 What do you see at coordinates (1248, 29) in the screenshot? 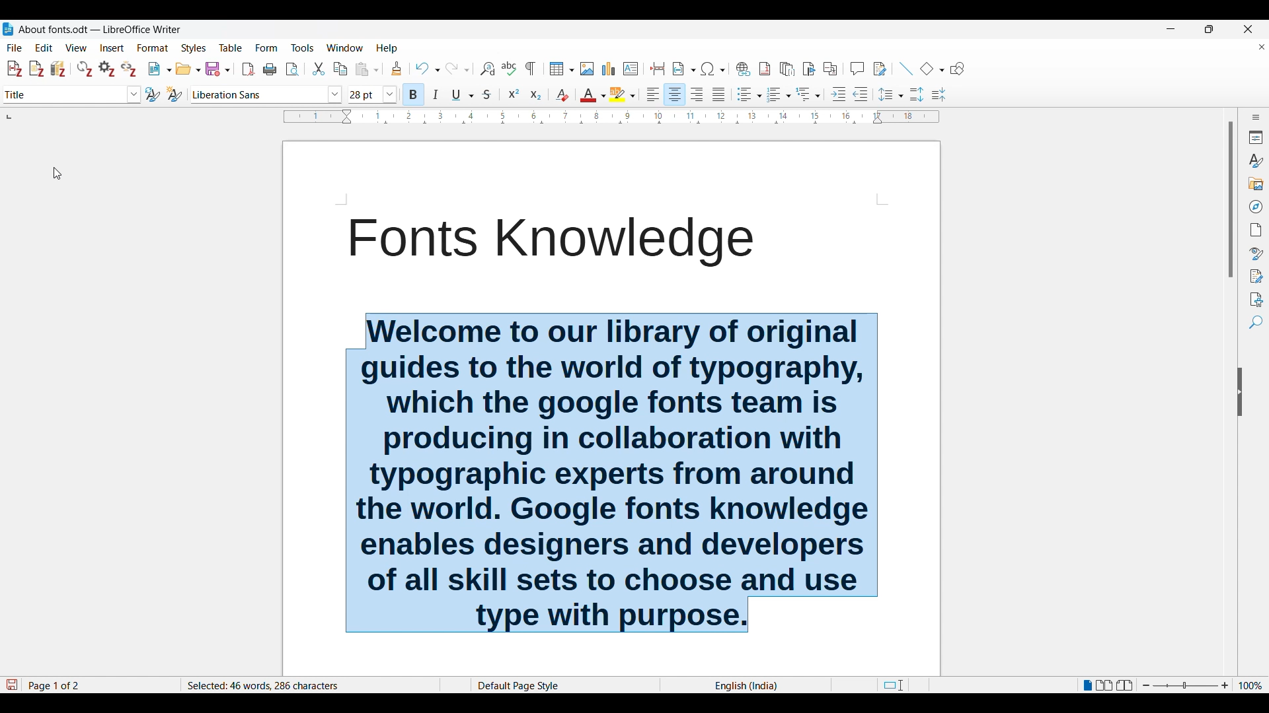
I see `Close interface` at bounding box center [1248, 29].